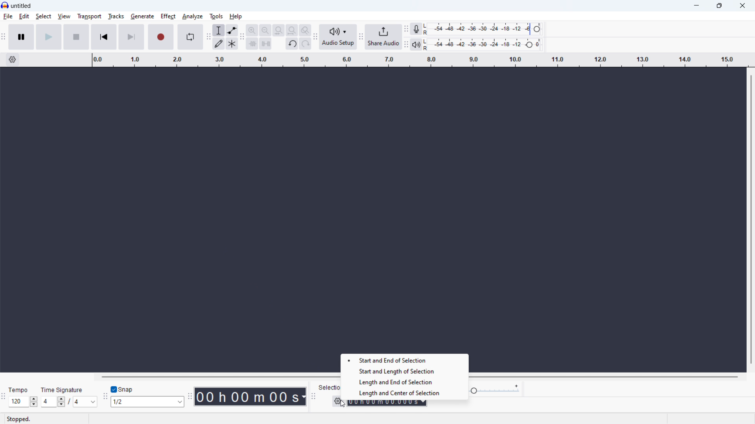 This screenshot has width=755, height=424. I want to click on selection options, so click(337, 400).